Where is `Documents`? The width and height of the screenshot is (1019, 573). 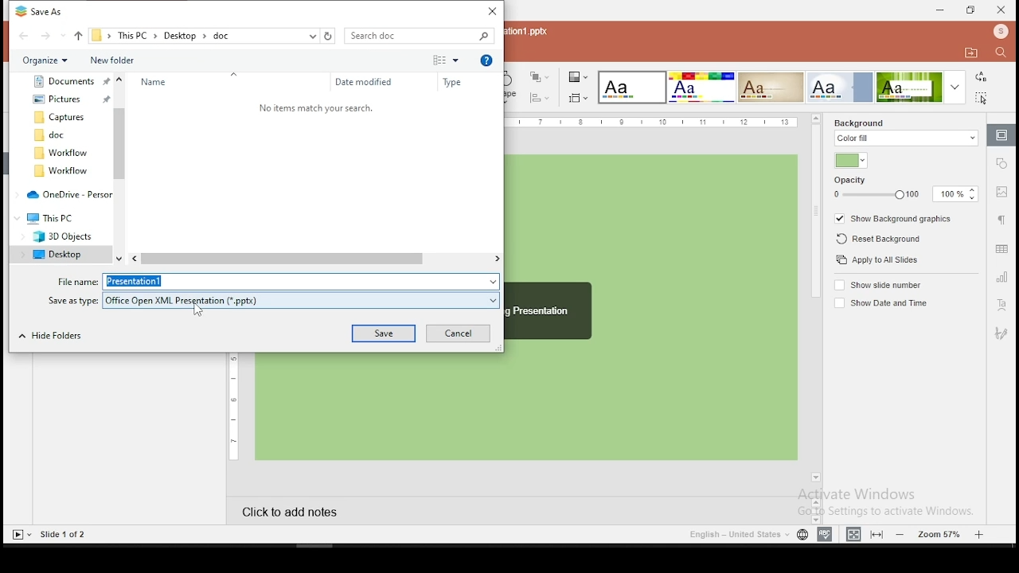
Documents is located at coordinates (68, 80).